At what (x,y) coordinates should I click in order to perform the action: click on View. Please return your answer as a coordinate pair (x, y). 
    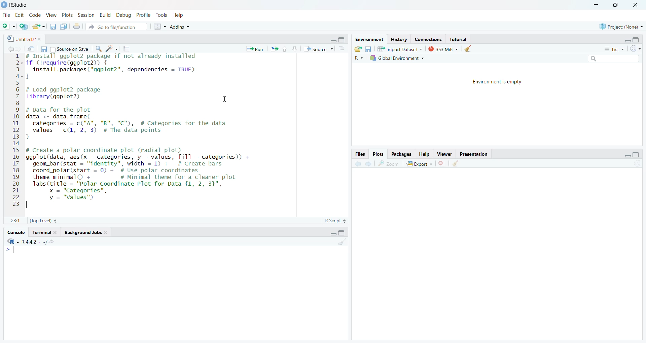
    Looking at the image, I should click on (51, 15).